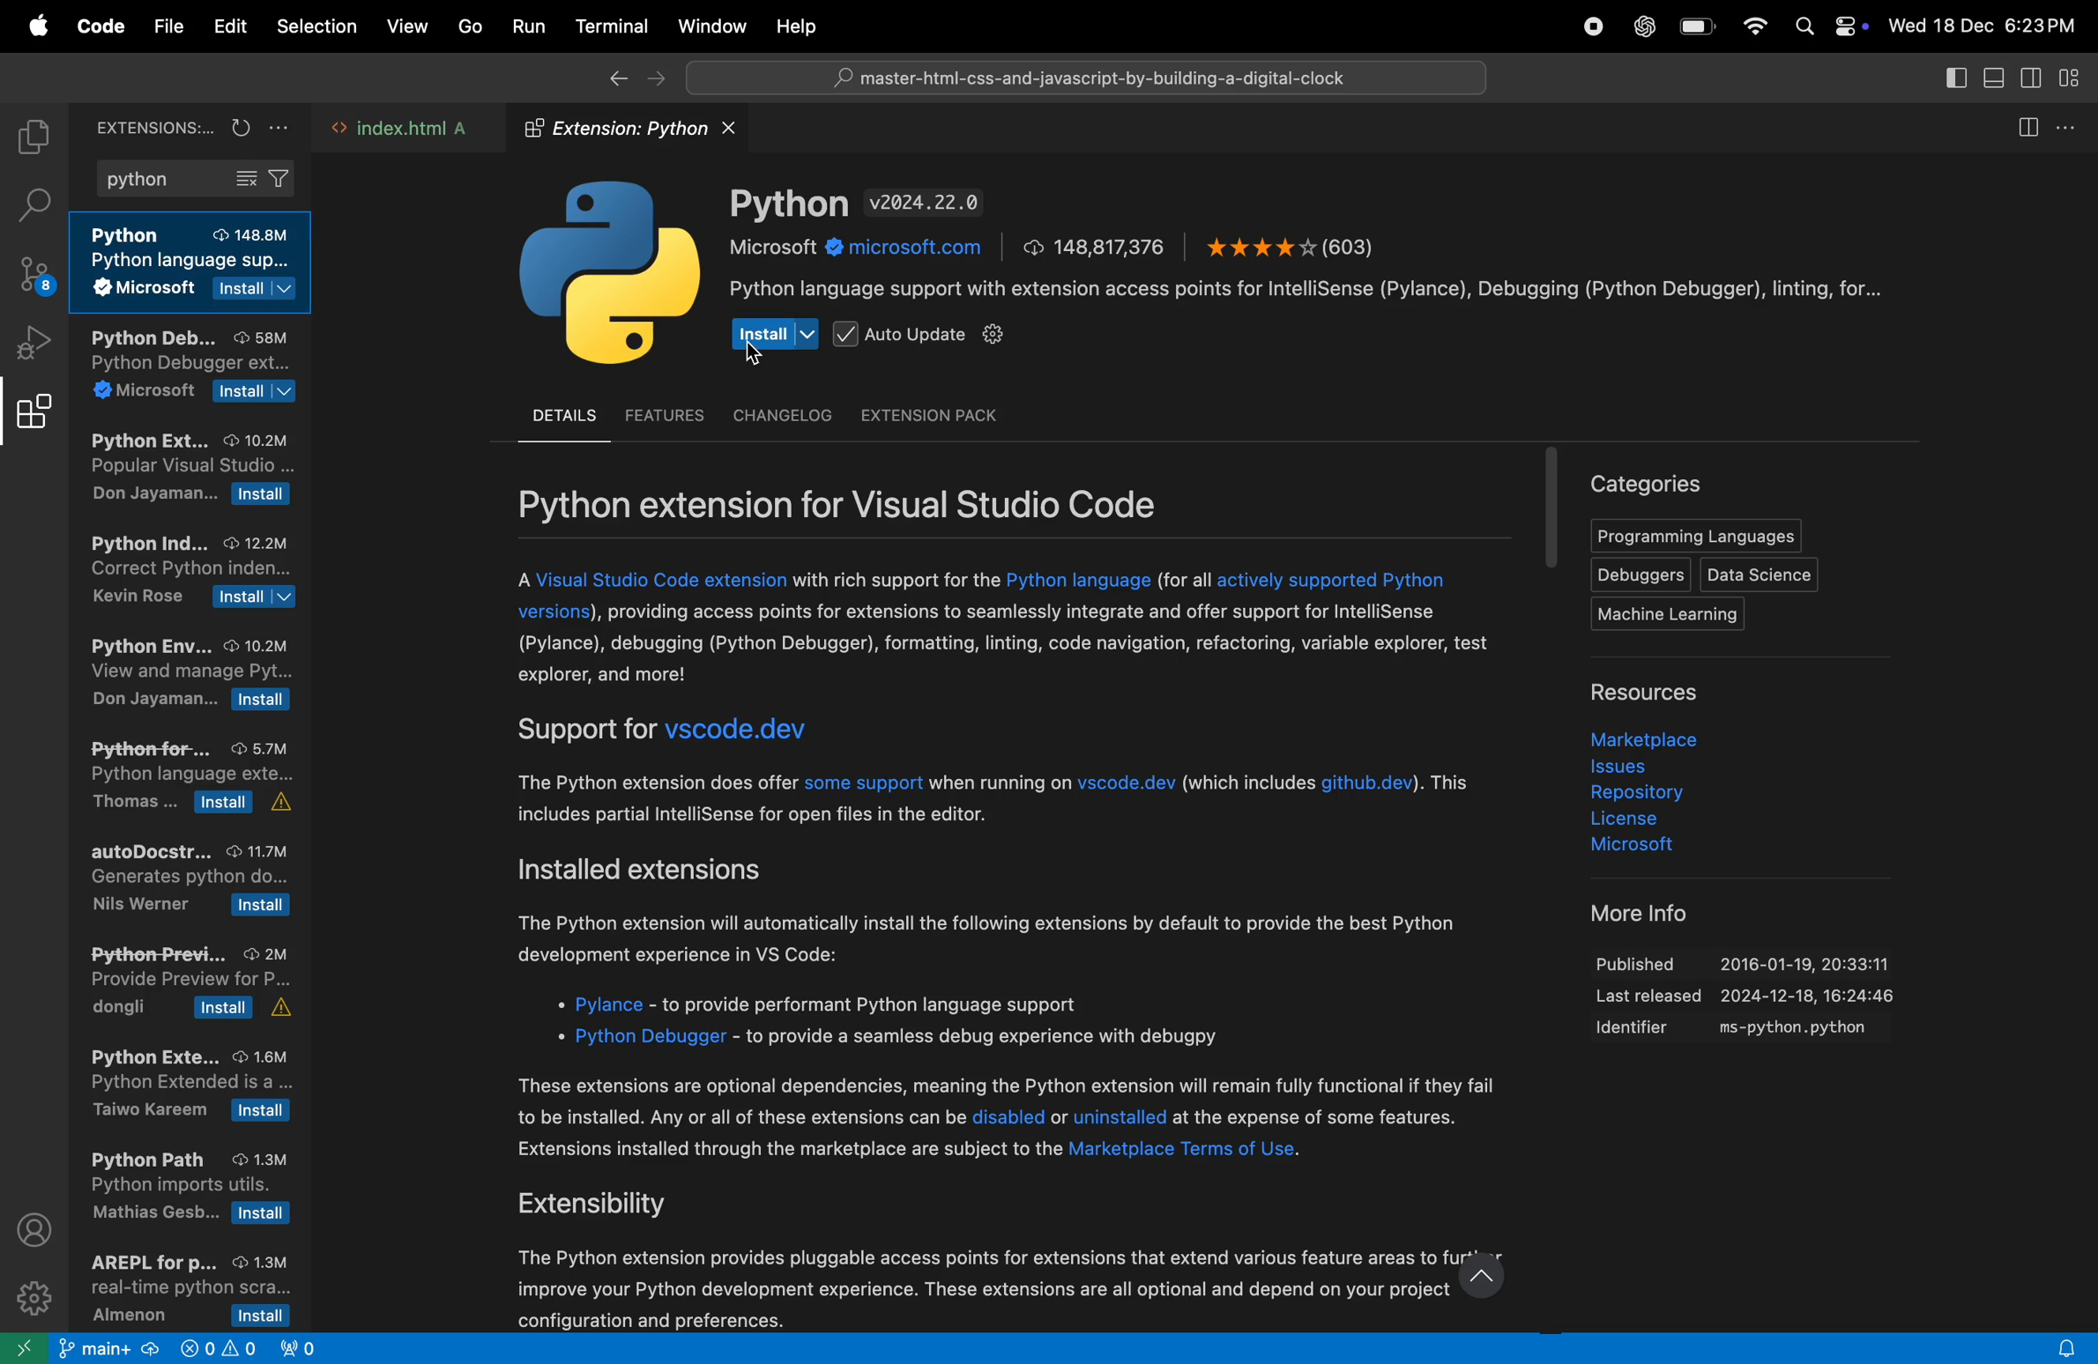 This screenshot has height=1364, width=2098. I want to click on view port , so click(309, 1346).